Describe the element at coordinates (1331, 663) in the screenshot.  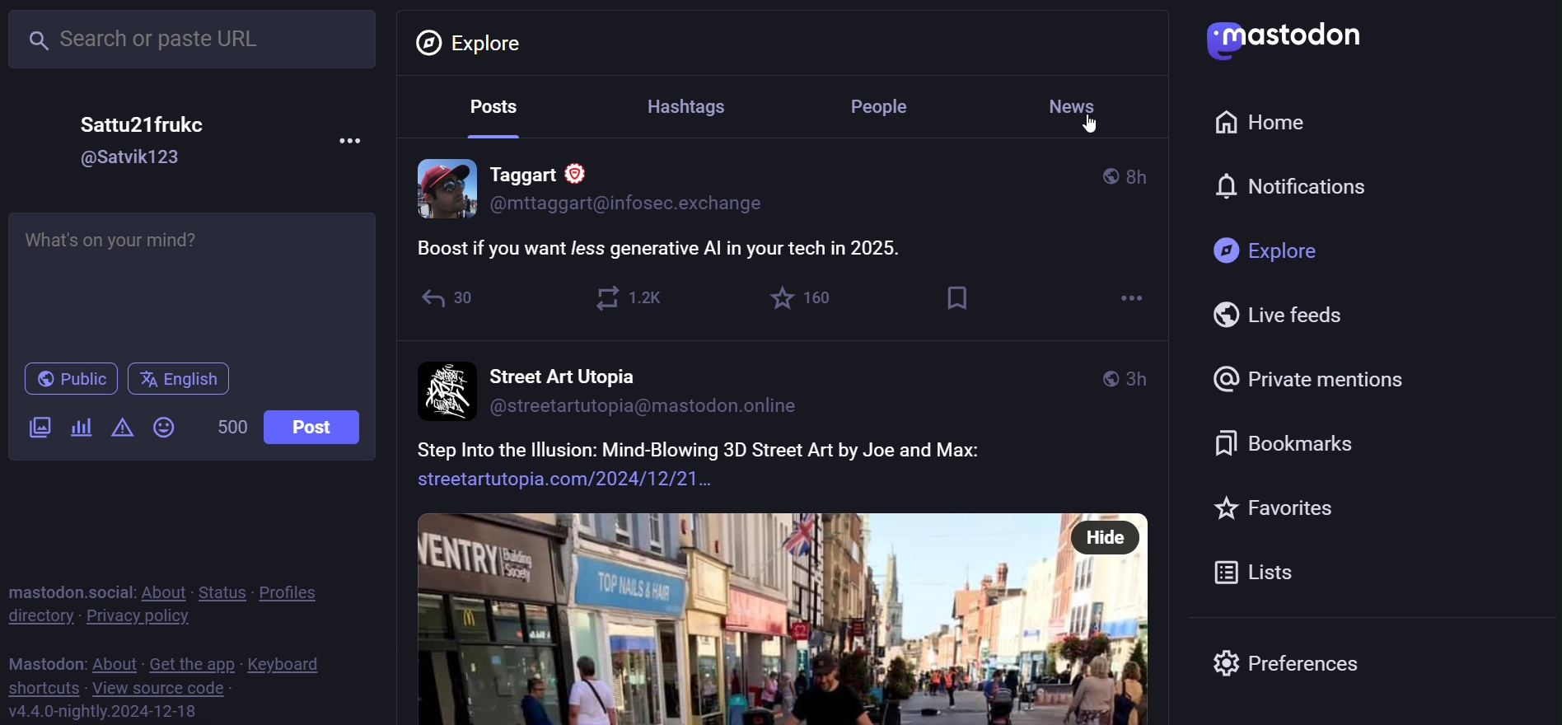
I see `preferences` at that location.